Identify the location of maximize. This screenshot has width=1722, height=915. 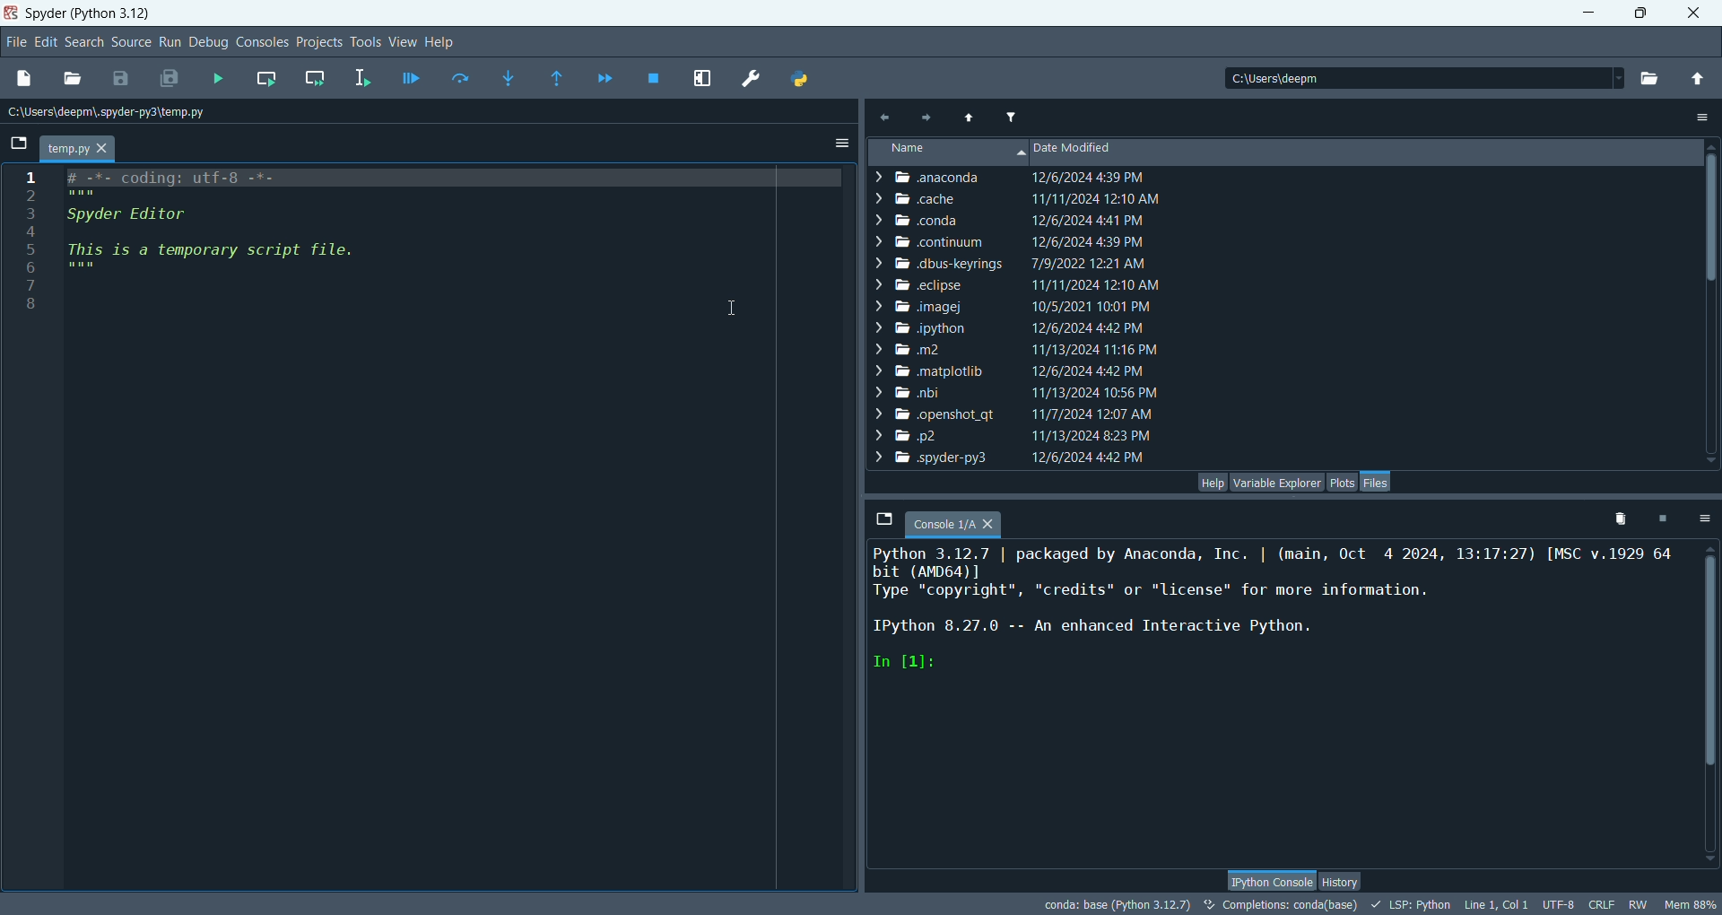
(1640, 12).